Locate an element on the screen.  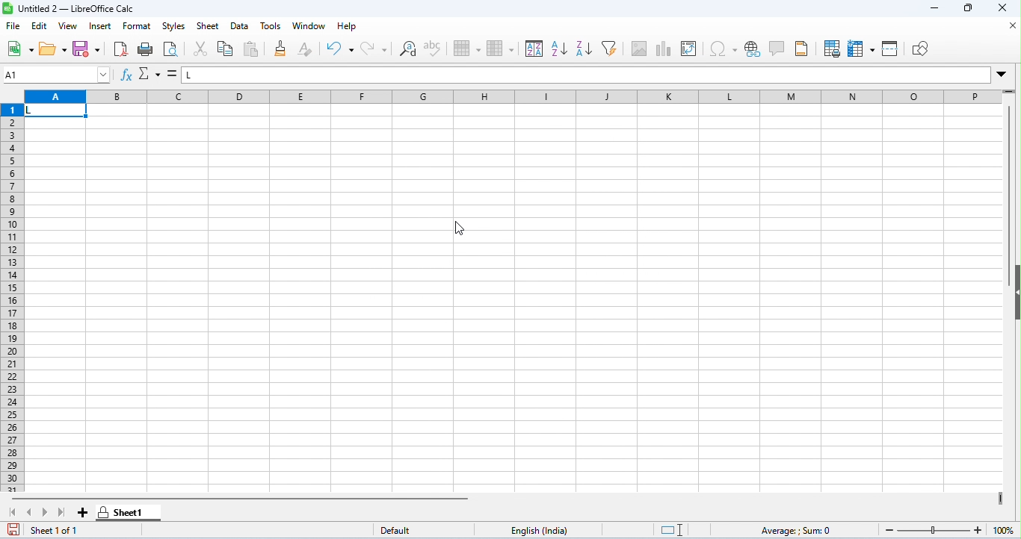
row numbers is located at coordinates (13, 298).